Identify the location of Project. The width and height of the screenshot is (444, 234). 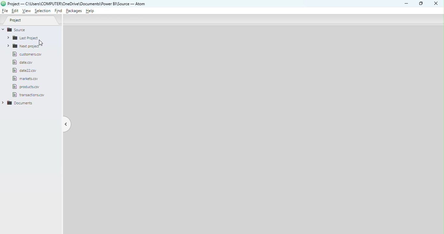
(31, 20).